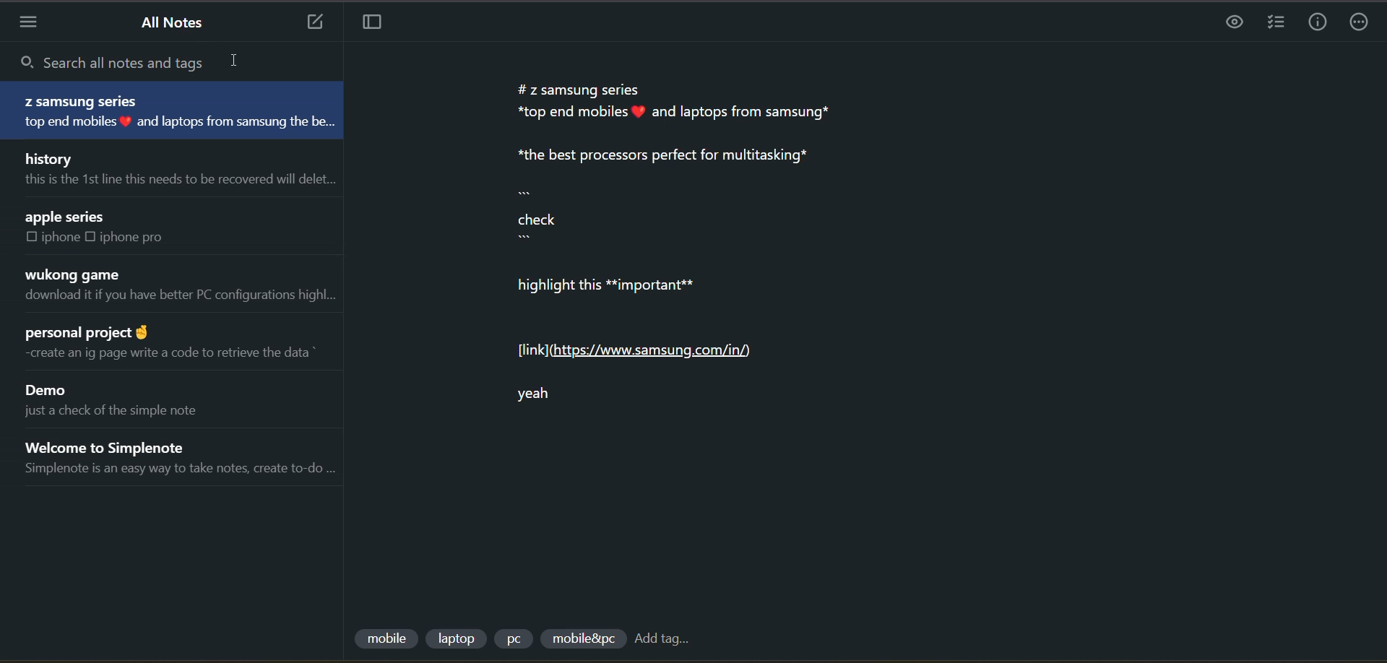 This screenshot has width=1387, height=663. What do you see at coordinates (160, 64) in the screenshot?
I see `search all notes and tags` at bounding box center [160, 64].